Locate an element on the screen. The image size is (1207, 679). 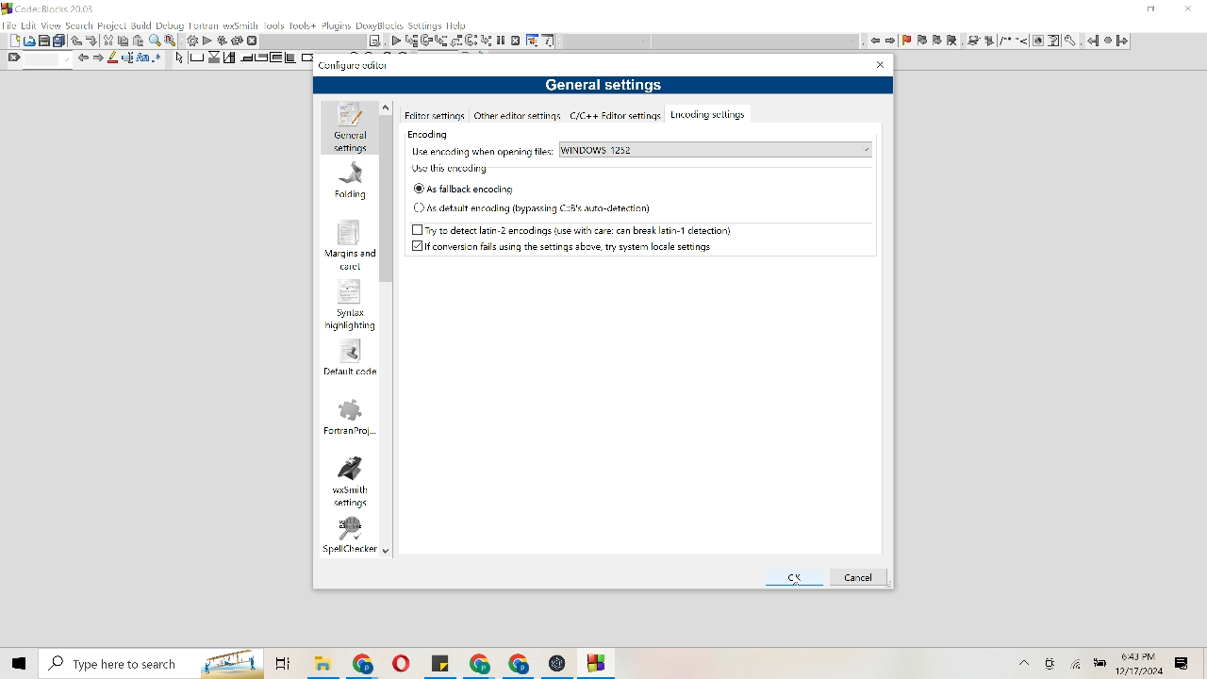
Move right is located at coordinates (99, 58).